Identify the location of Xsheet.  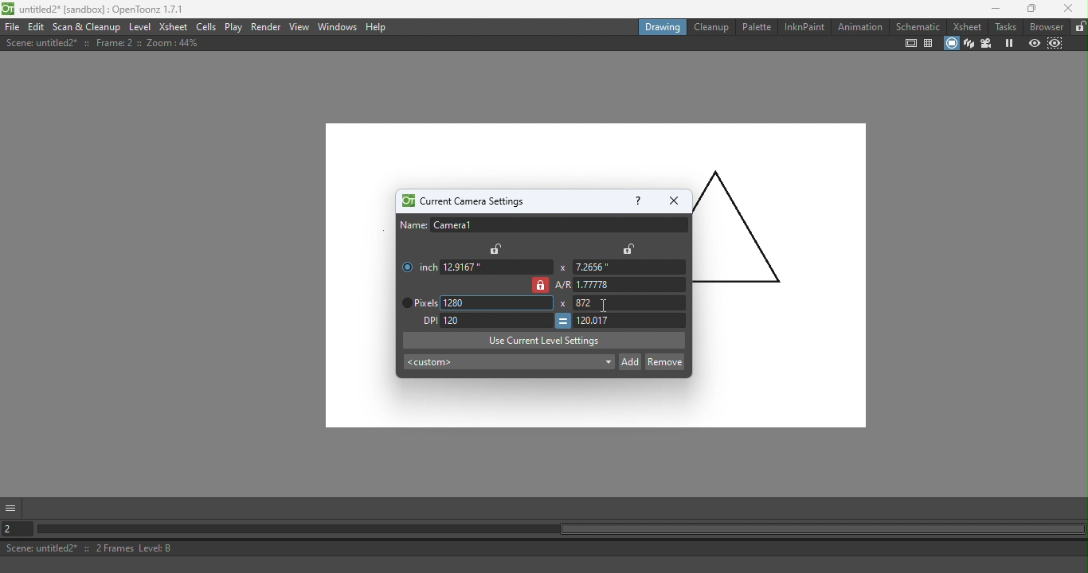
(966, 26).